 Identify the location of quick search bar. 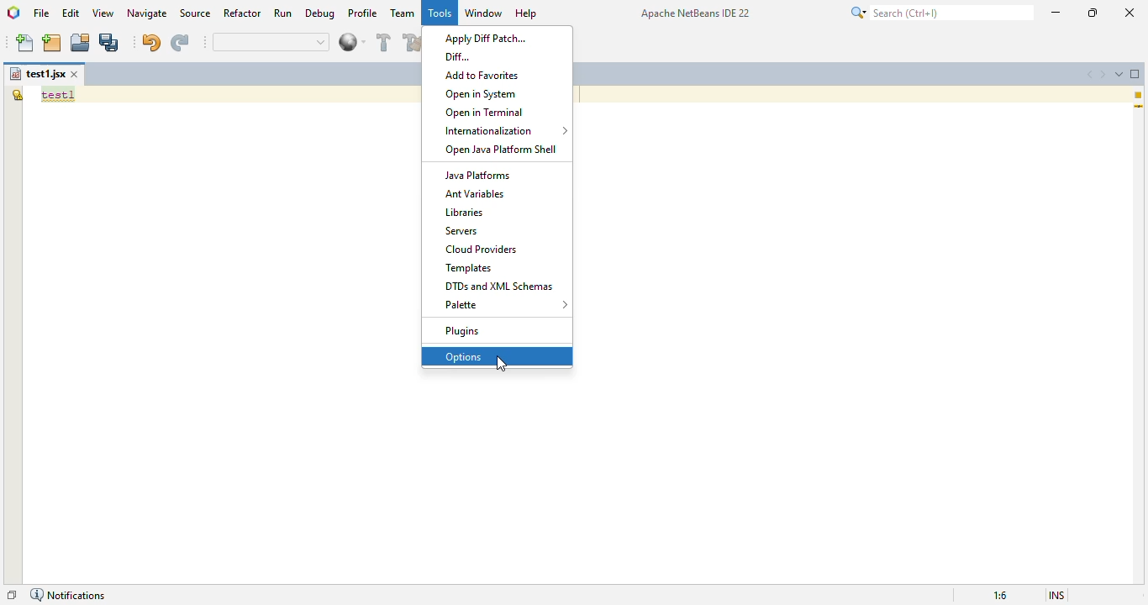
(272, 42).